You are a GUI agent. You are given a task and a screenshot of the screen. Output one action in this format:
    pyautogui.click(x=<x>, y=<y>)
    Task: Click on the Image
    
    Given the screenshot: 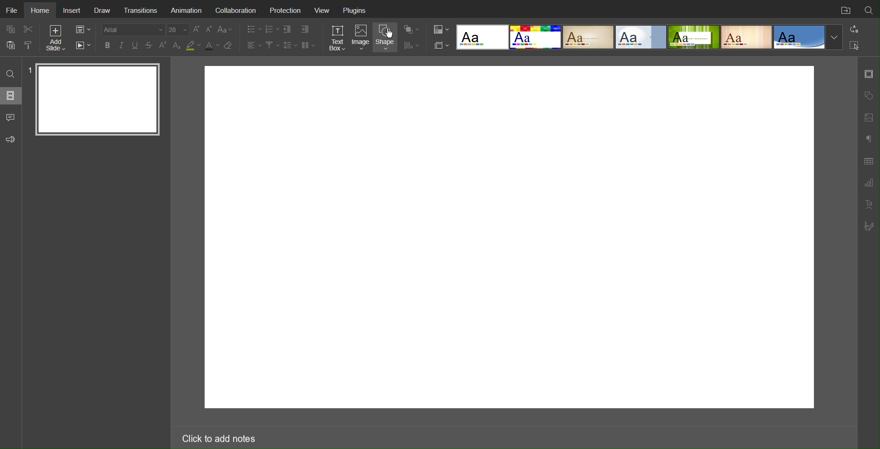 What is the action you would take?
    pyautogui.click(x=362, y=38)
    